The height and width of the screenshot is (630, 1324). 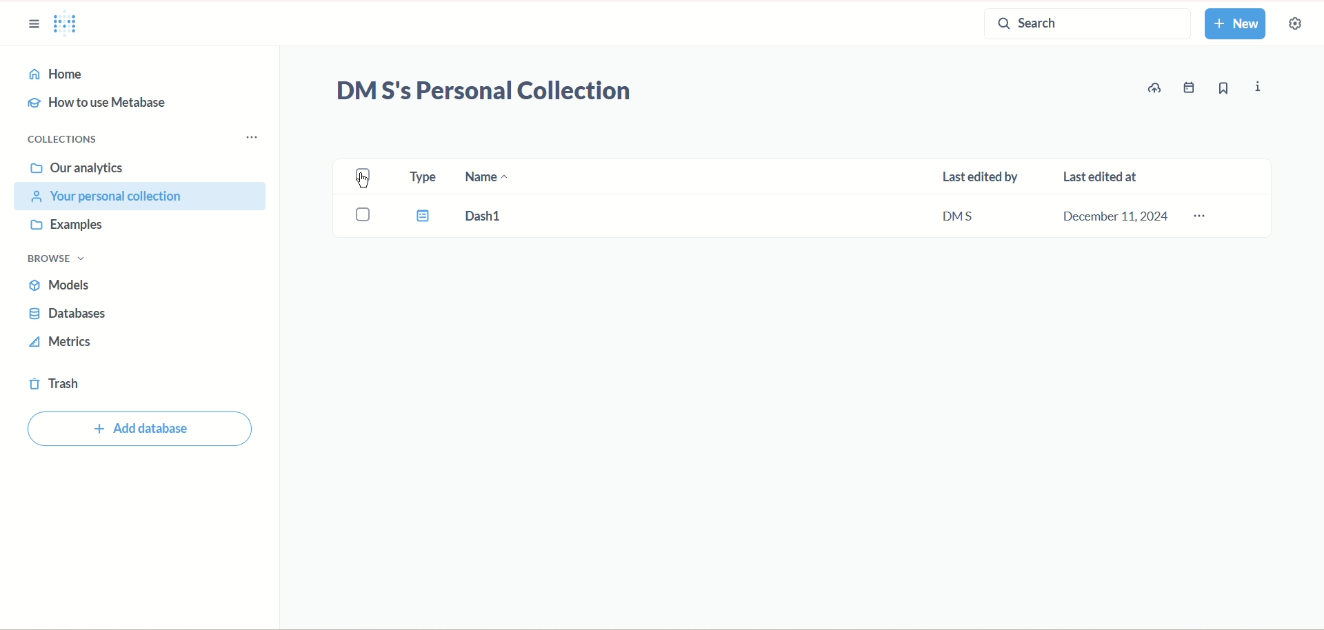 I want to click on December 11,2024, so click(x=1113, y=217).